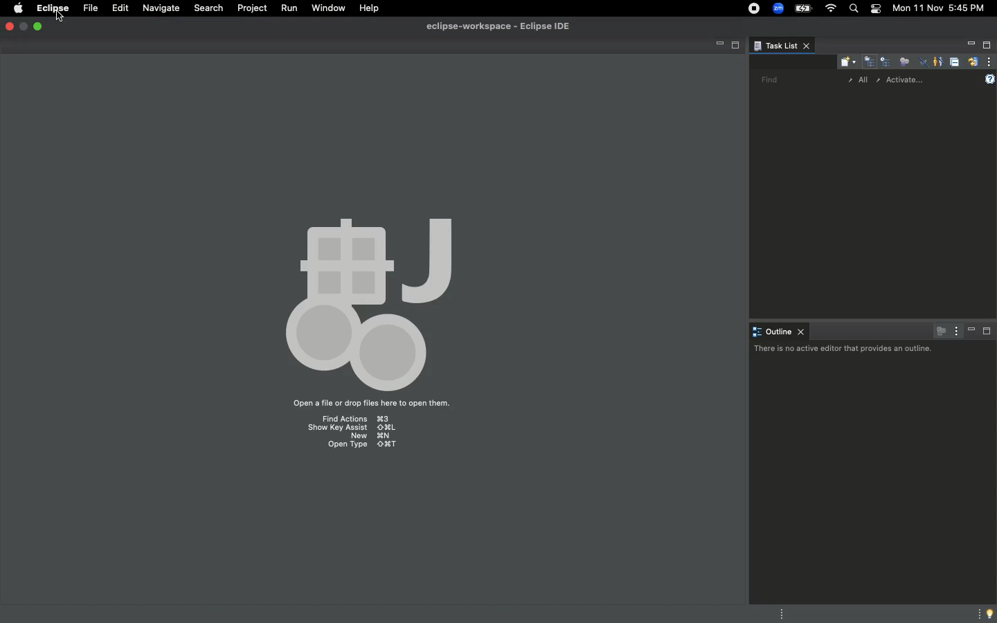  What do you see at coordinates (208, 7) in the screenshot?
I see `Search` at bounding box center [208, 7].